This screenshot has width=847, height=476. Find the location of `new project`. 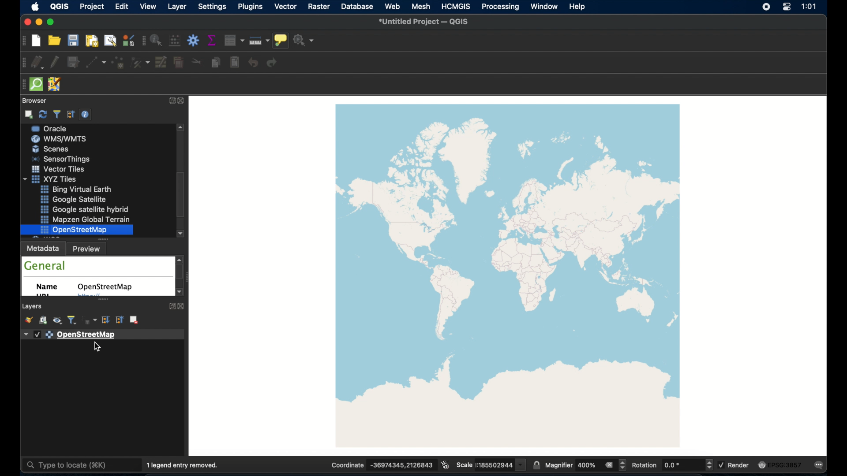

new project is located at coordinates (35, 41).